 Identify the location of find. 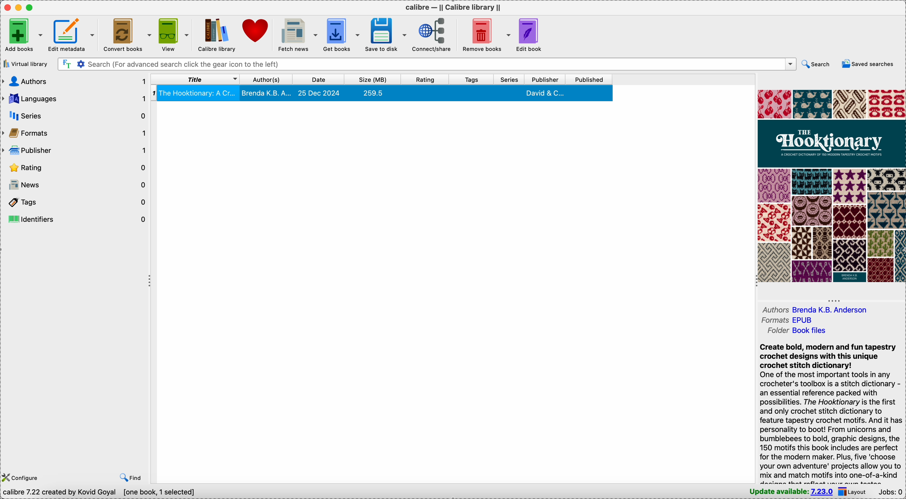
(132, 478).